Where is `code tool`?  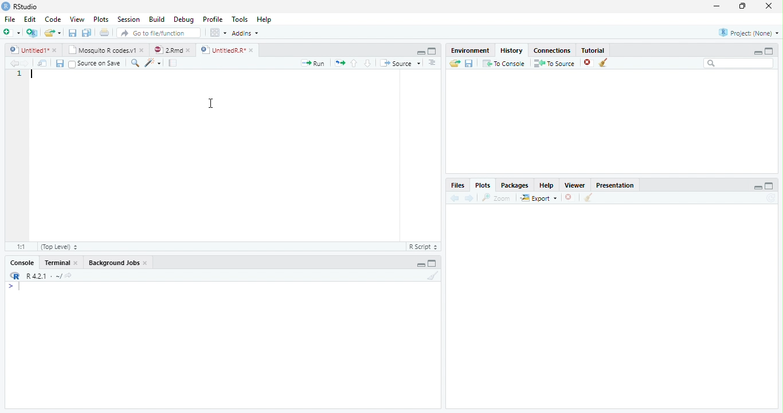
code tool is located at coordinates (152, 64).